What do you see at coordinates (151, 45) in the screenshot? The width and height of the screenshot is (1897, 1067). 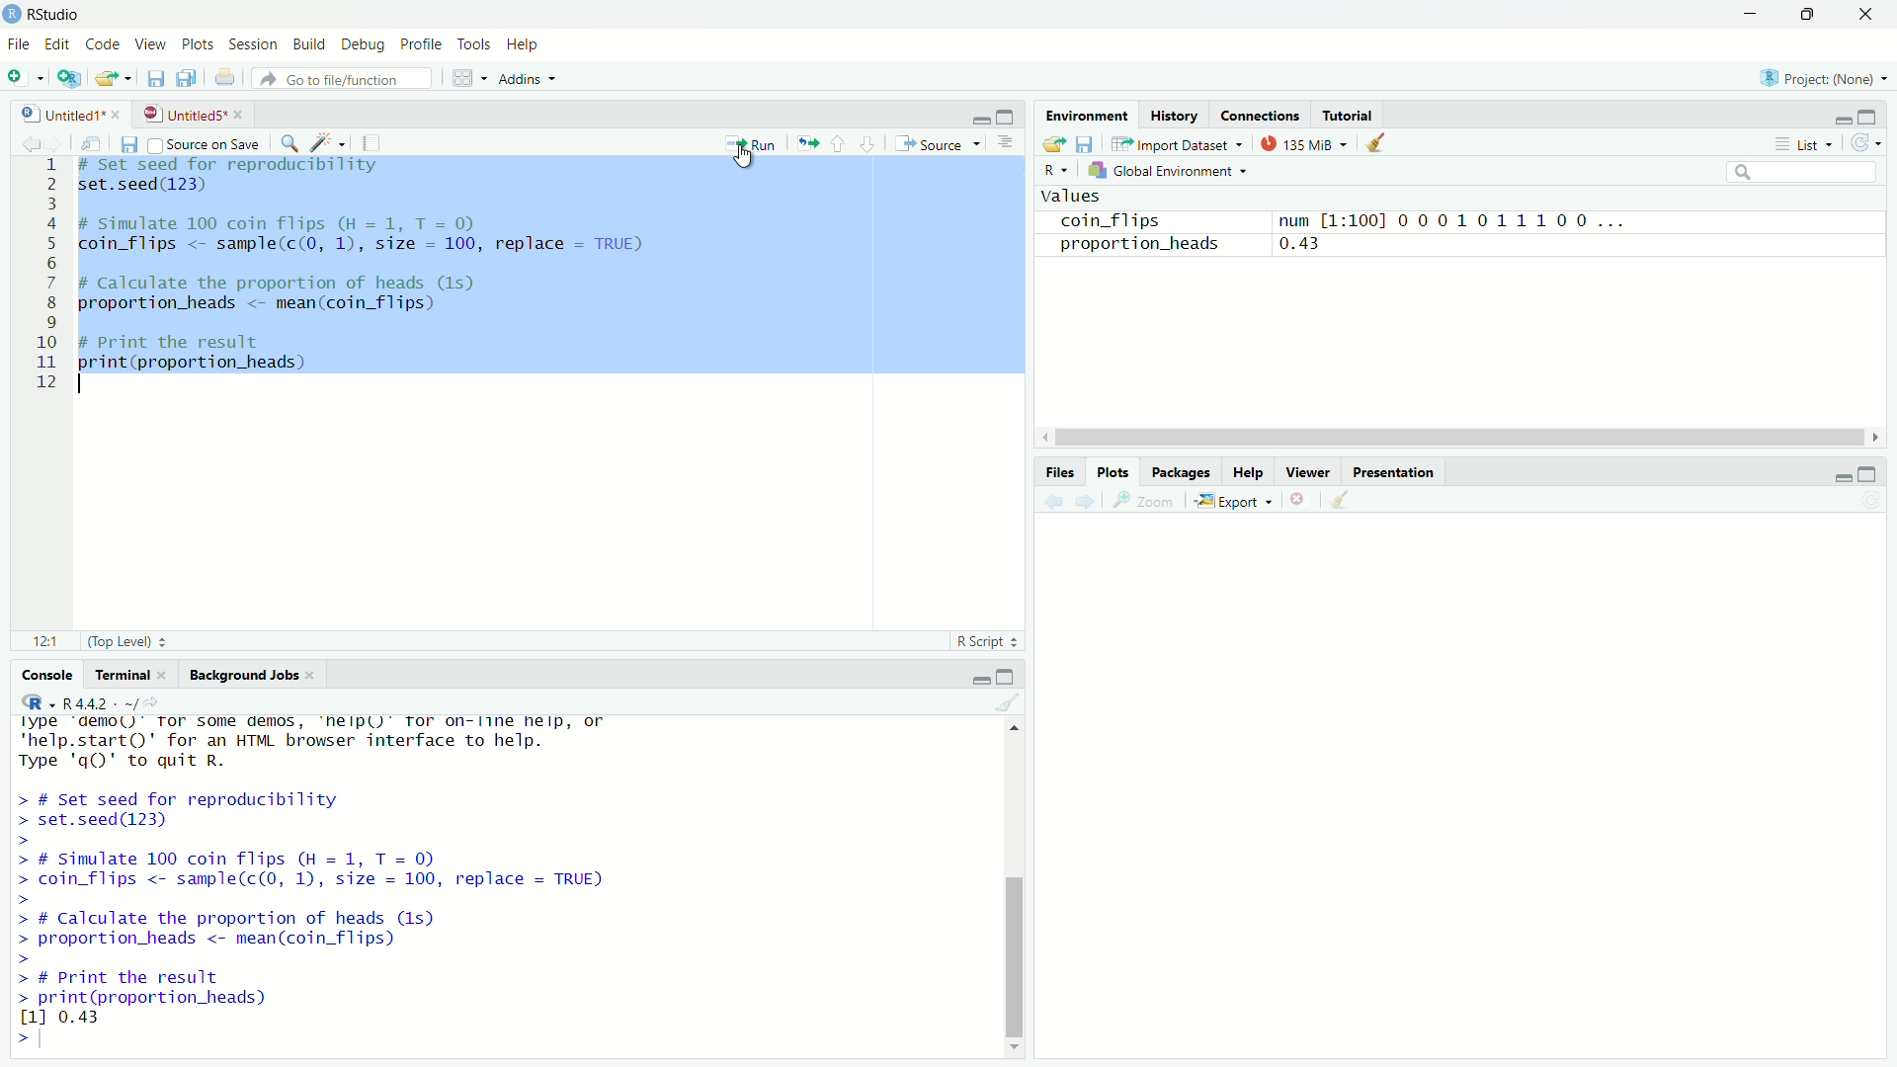 I see `view` at bounding box center [151, 45].